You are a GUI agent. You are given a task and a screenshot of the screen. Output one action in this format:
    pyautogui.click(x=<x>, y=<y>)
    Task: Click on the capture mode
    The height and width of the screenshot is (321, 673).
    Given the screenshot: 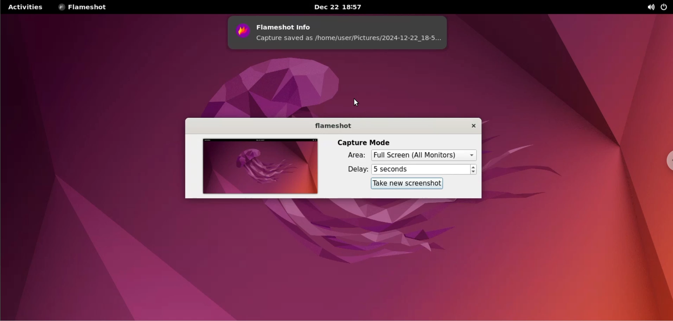 What is the action you would take?
    pyautogui.click(x=365, y=142)
    